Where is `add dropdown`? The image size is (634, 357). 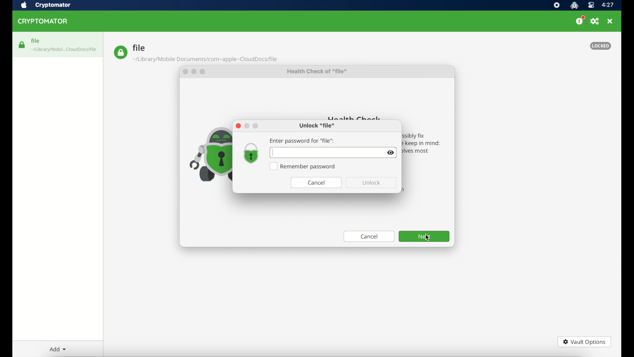 add dropdown is located at coordinates (57, 349).